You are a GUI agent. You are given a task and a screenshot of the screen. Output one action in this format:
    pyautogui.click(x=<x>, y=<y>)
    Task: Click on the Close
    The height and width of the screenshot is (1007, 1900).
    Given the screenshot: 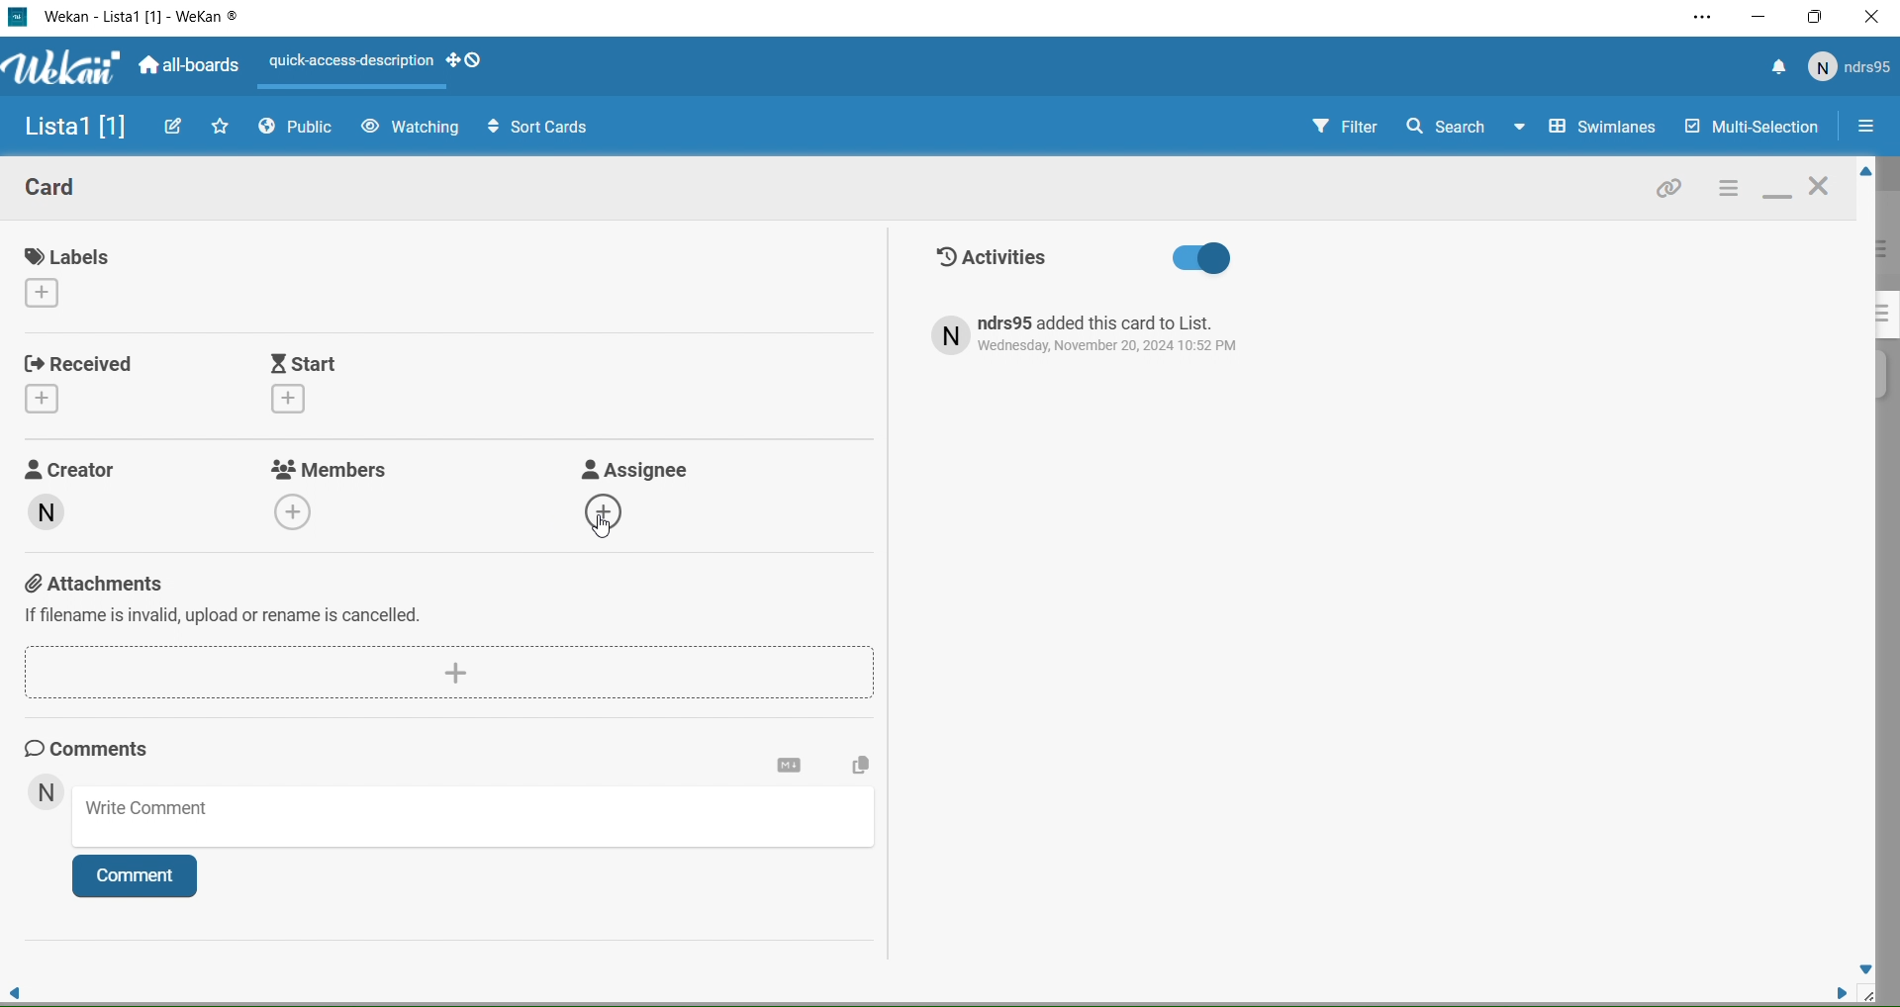 What is the action you would take?
    pyautogui.click(x=1872, y=20)
    